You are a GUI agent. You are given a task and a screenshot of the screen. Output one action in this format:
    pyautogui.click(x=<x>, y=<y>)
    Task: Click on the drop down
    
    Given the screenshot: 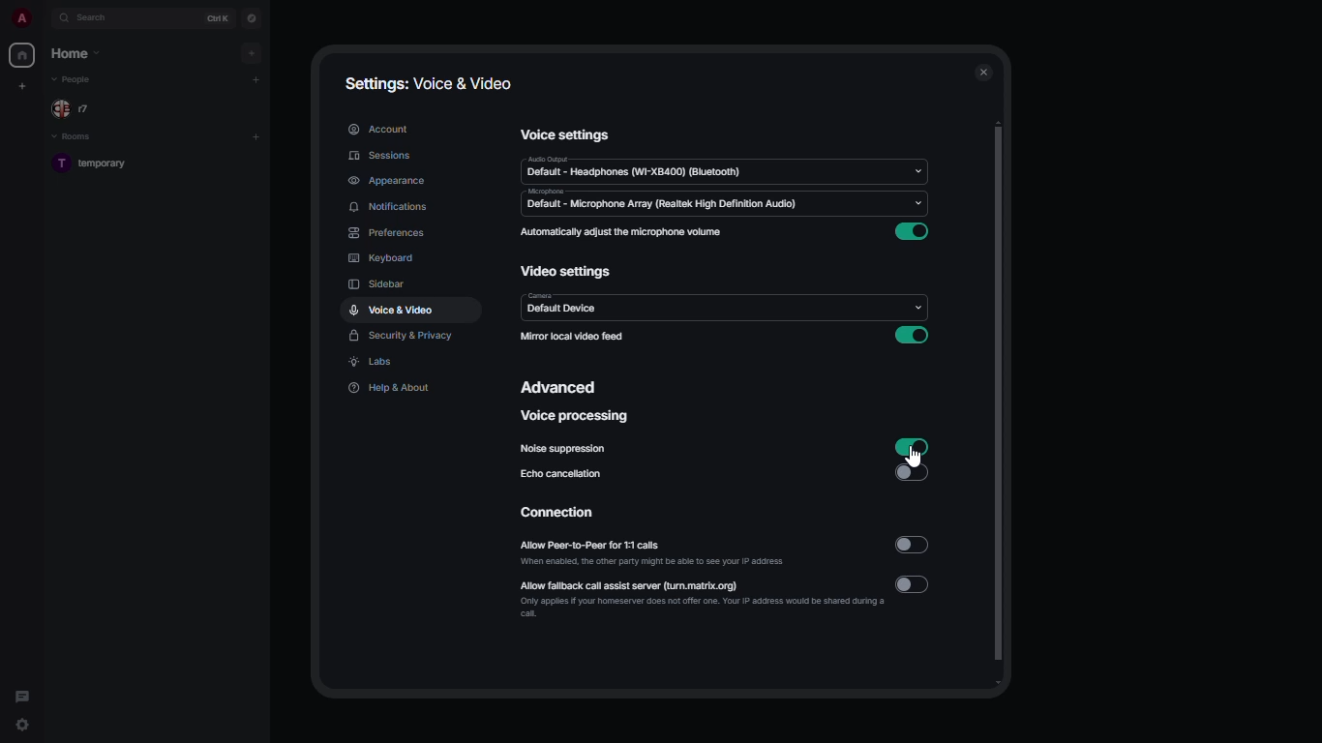 What is the action you would take?
    pyautogui.click(x=918, y=168)
    